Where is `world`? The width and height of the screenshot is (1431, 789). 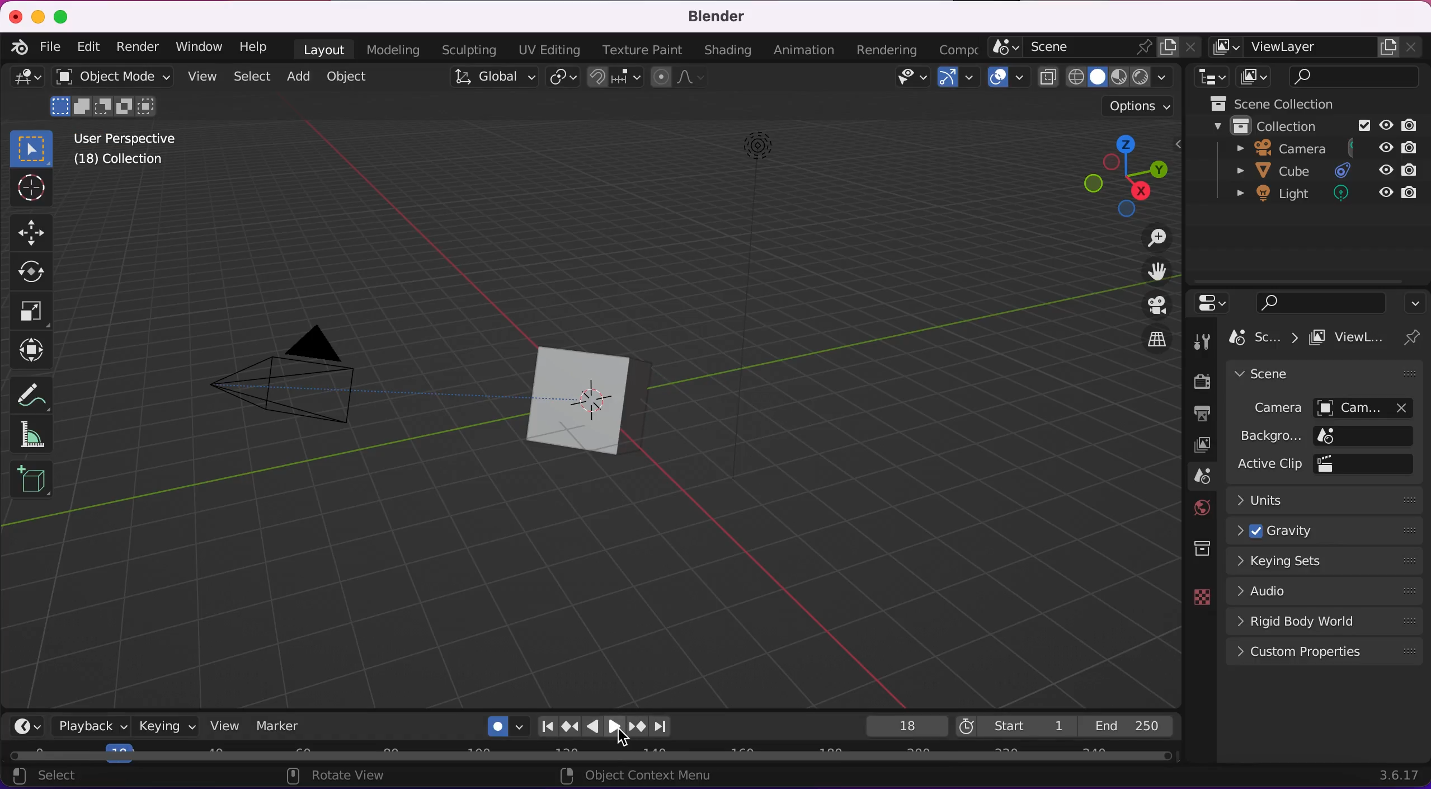
world is located at coordinates (1197, 506).